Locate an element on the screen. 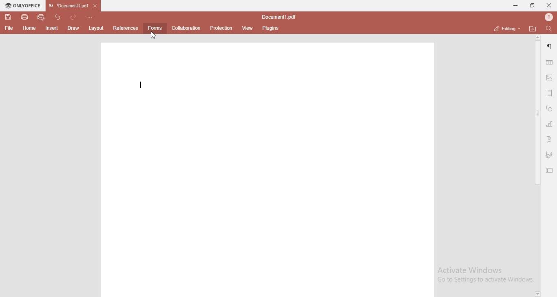 The image size is (557, 297). bluetooth is located at coordinates (546, 17).